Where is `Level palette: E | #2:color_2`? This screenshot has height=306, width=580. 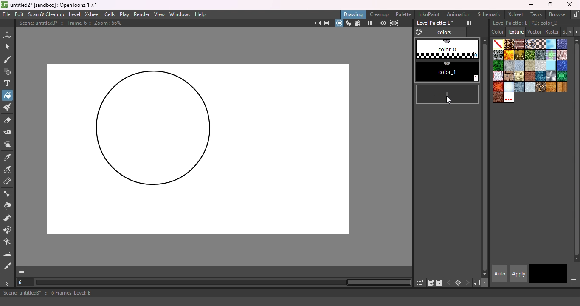 Level palette: E | #2:color_2 is located at coordinates (534, 23).